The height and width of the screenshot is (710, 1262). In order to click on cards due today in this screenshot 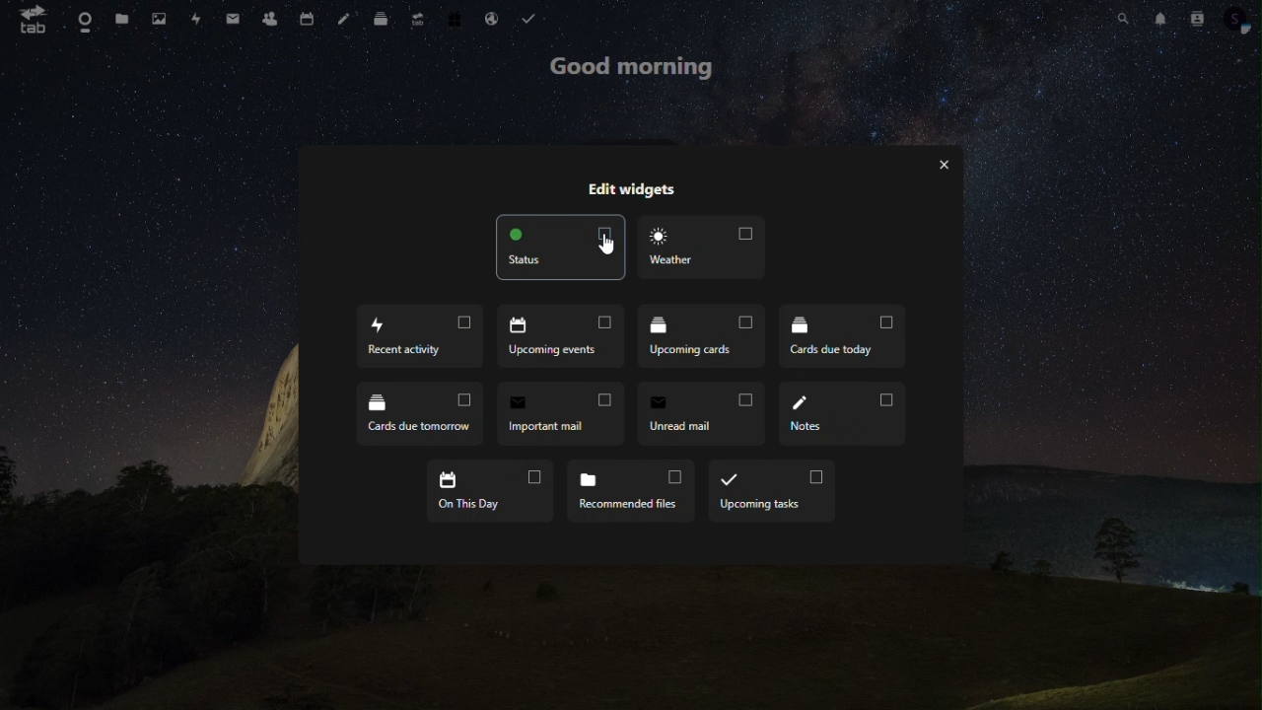, I will do `click(844, 337)`.